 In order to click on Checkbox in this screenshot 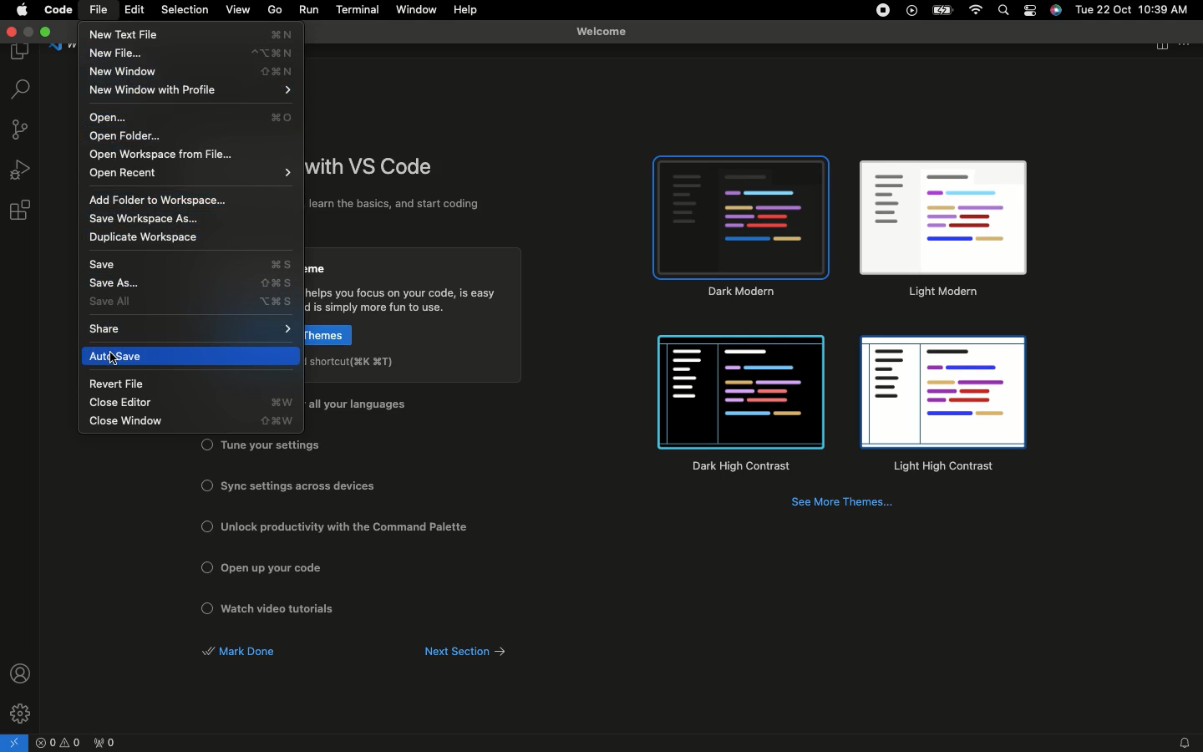, I will do `click(204, 485)`.